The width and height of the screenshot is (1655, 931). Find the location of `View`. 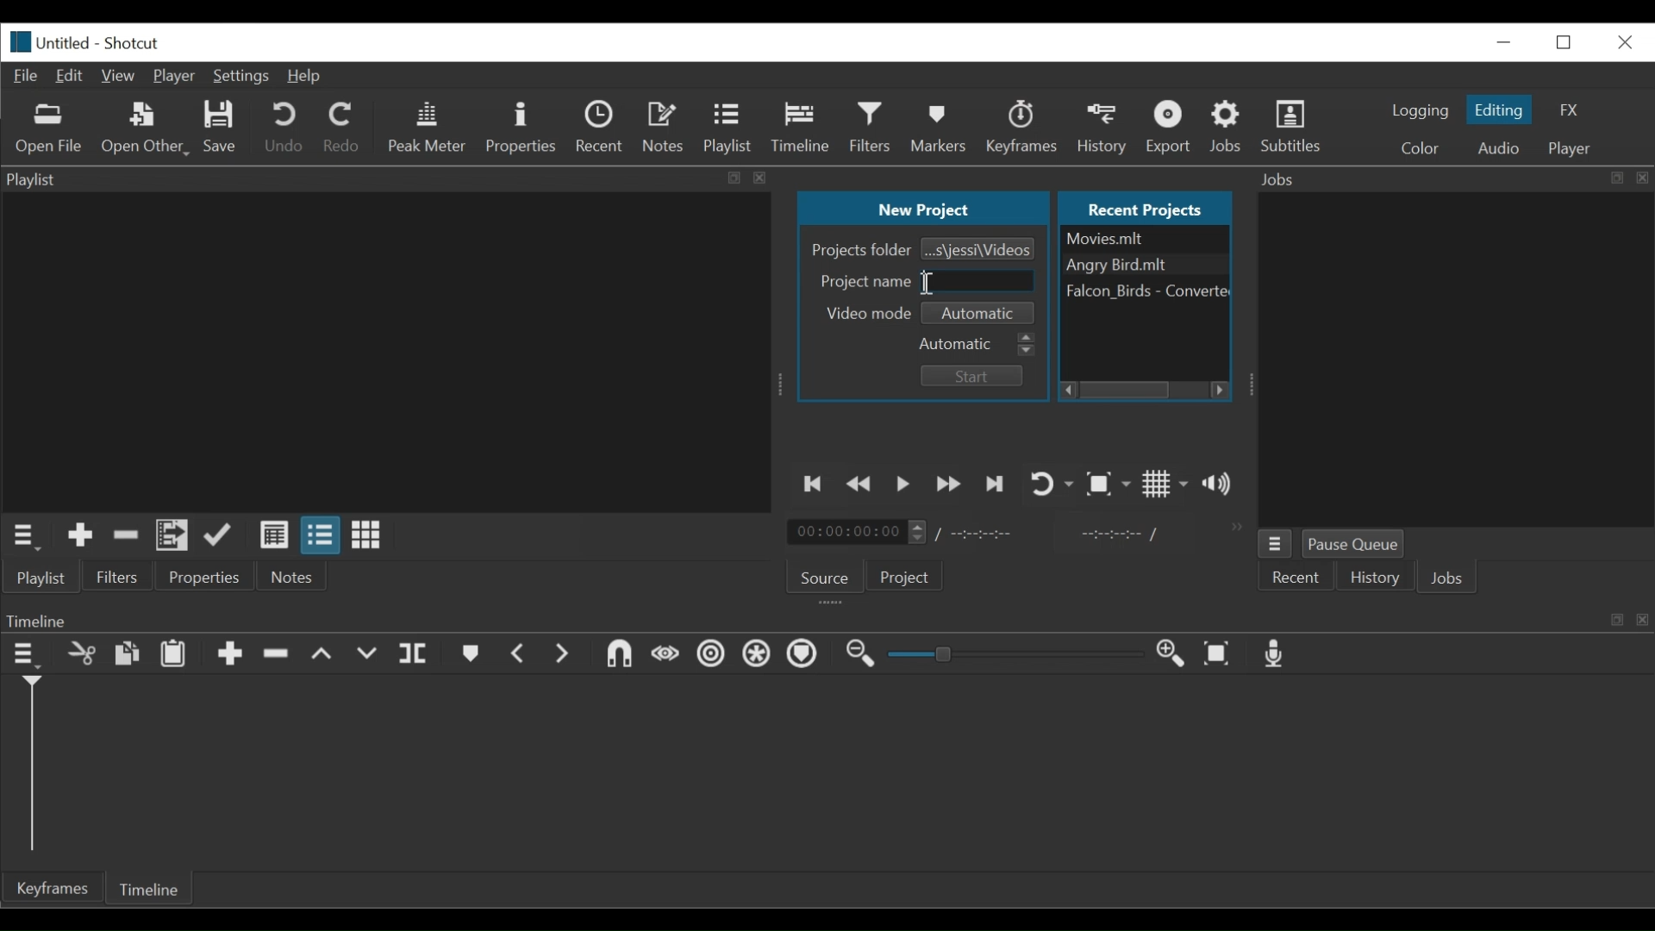

View is located at coordinates (117, 77).